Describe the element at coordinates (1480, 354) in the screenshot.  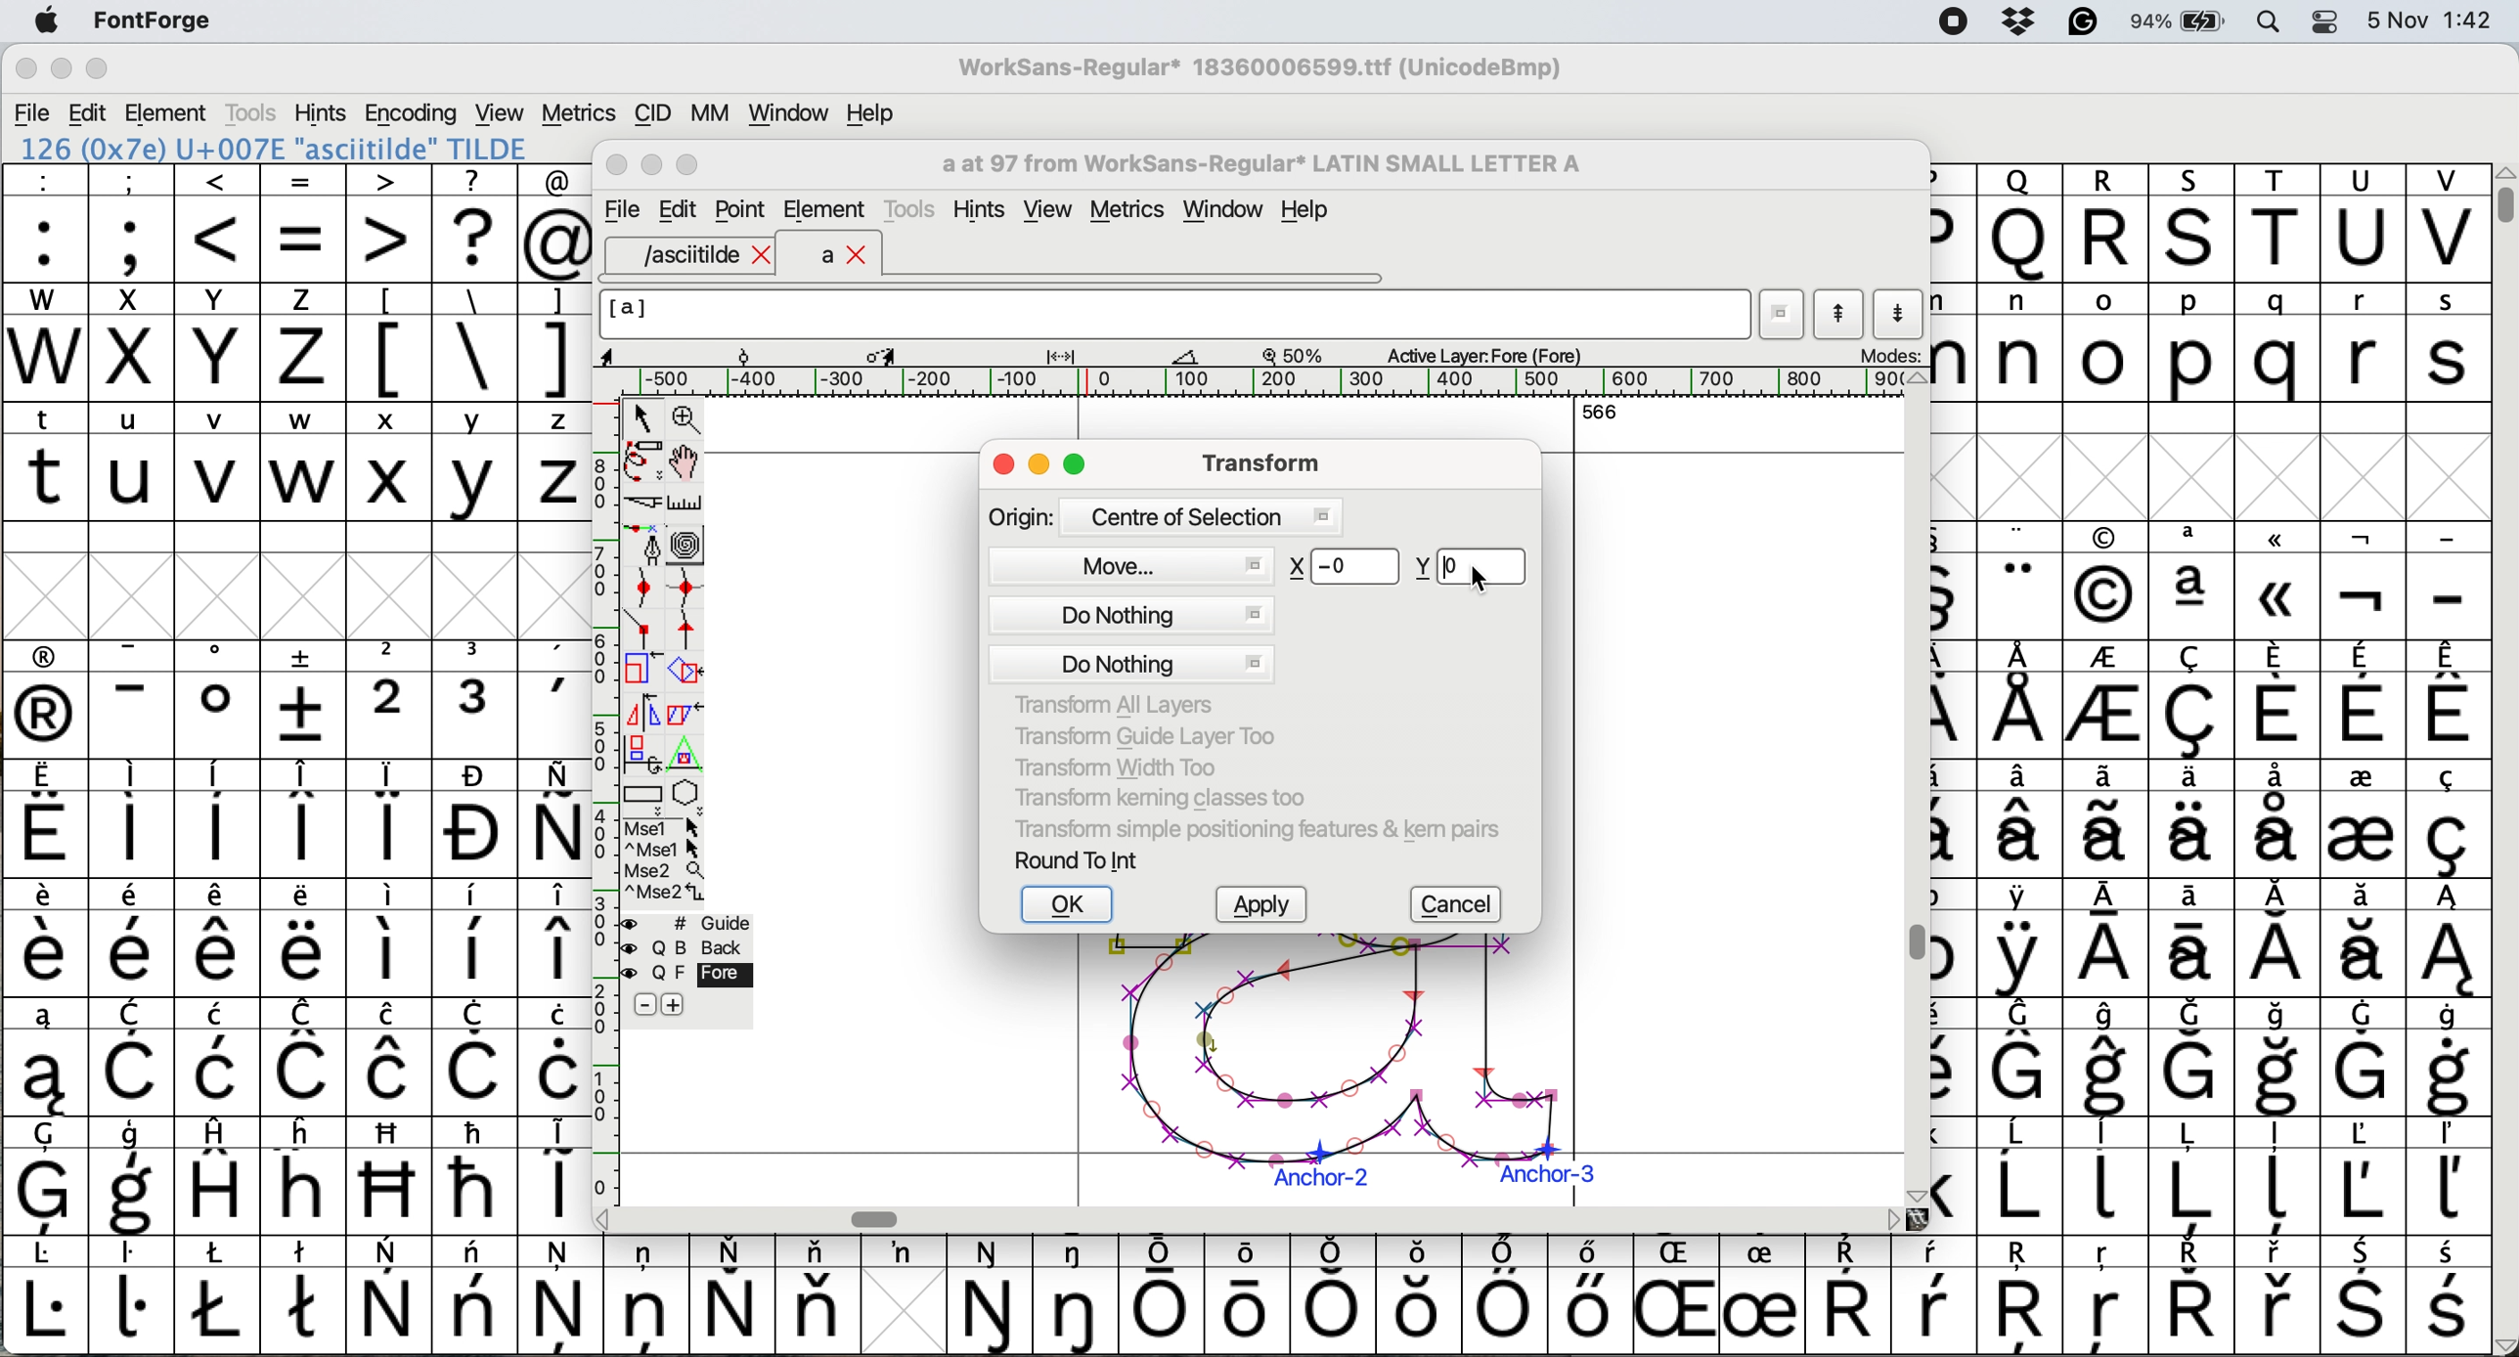
I see `active layer` at that location.